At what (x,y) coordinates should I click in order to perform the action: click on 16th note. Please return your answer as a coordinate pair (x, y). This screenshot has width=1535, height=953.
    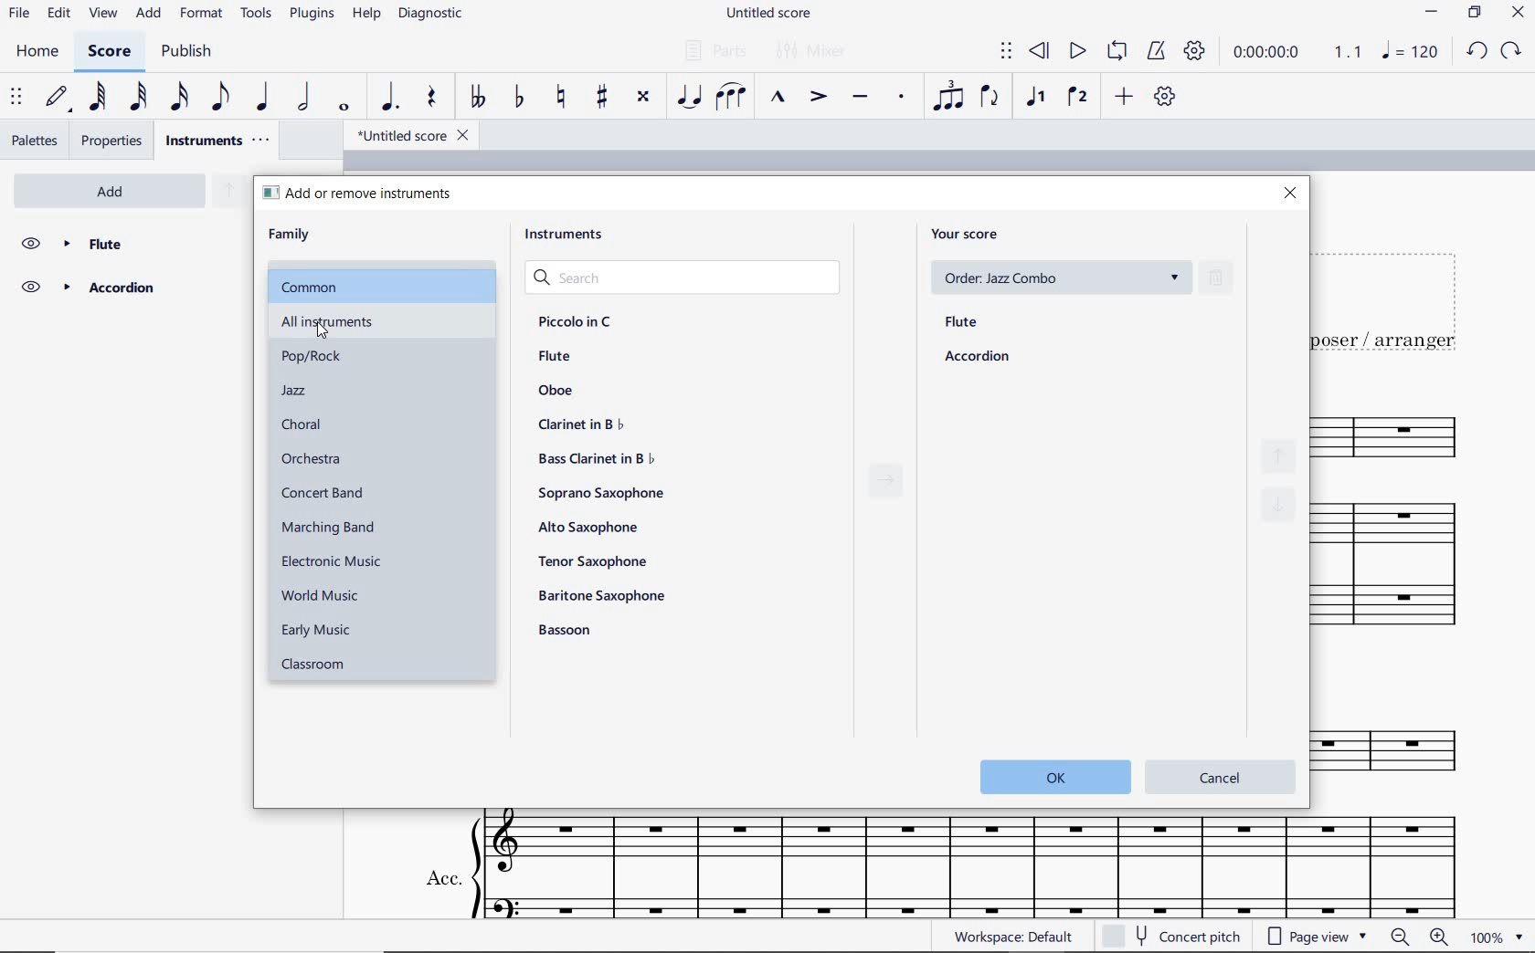
    Looking at the image, I should click on (180, 97).